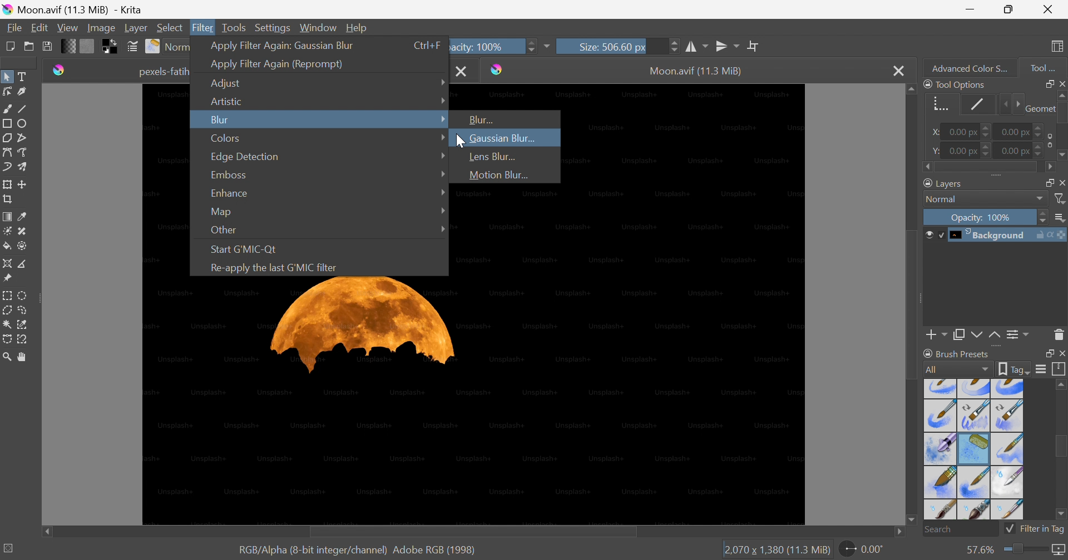  What do you see at coordinates (1061, 112) in the screenshot?
I see `Scroll bar` at bounding box center [1061, 112].